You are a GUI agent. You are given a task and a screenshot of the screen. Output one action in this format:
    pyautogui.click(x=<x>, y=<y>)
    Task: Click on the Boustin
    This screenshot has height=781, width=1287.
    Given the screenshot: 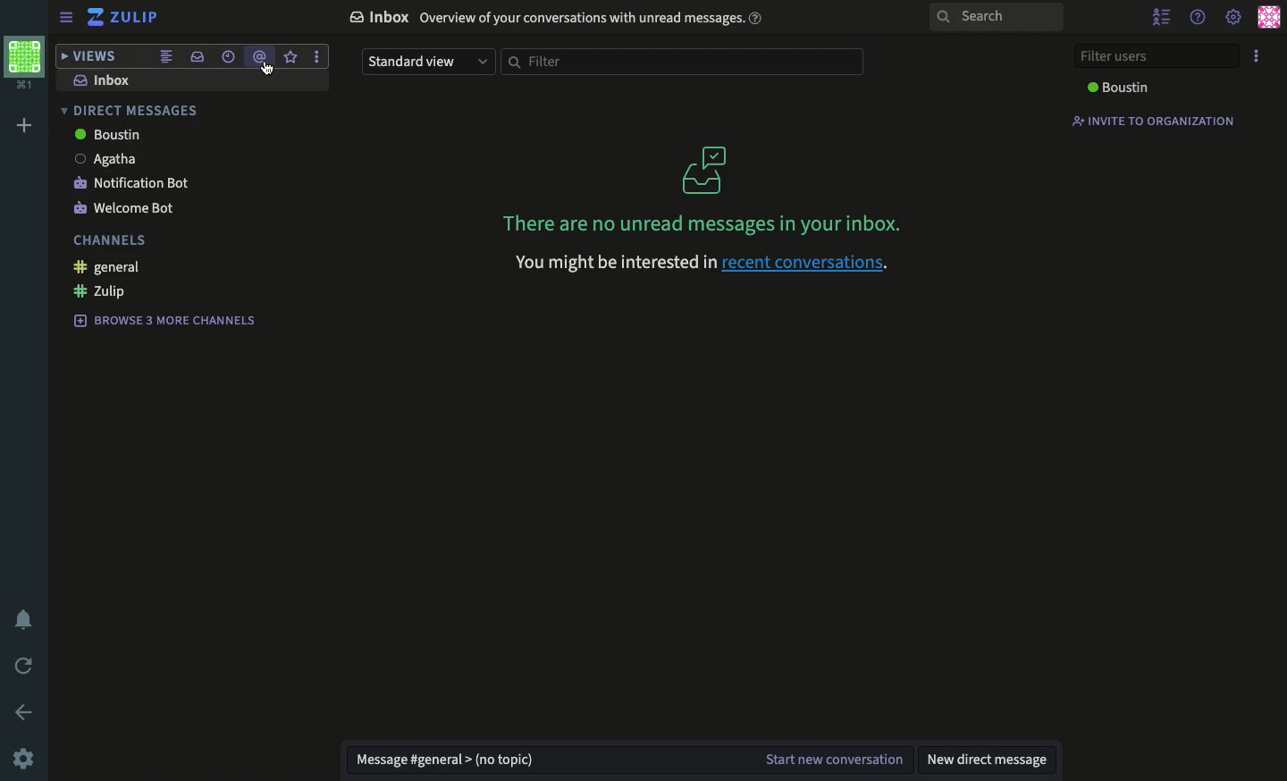 What is the action you would take?
    pyautogui.click(x=1122, y=86)
    